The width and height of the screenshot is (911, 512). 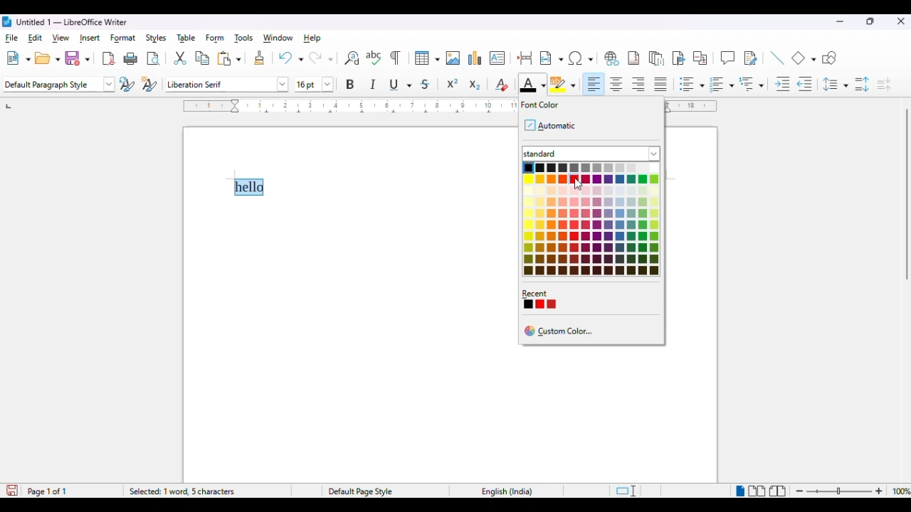 What do you see at coordinates (633, 58) in the screenshot?
I see `insert footnote` at bounding box center [633, 58].